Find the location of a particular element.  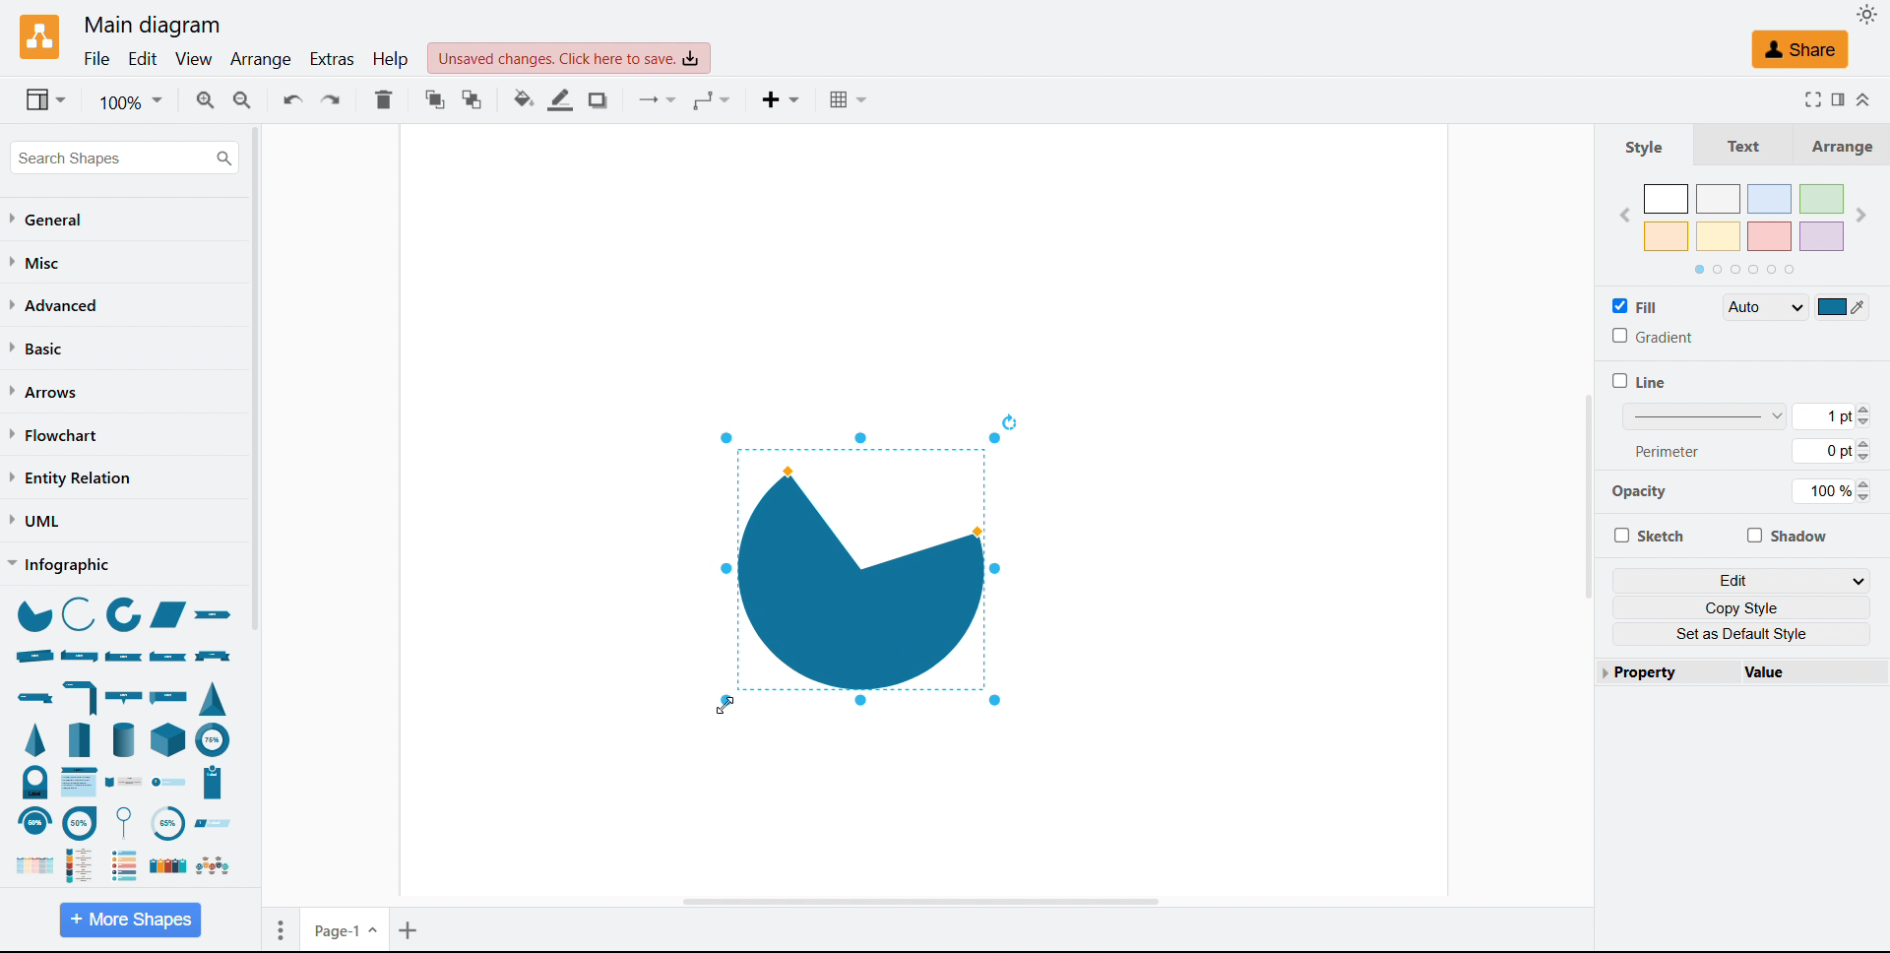

numbered entry is located at coordinates (169, 783).